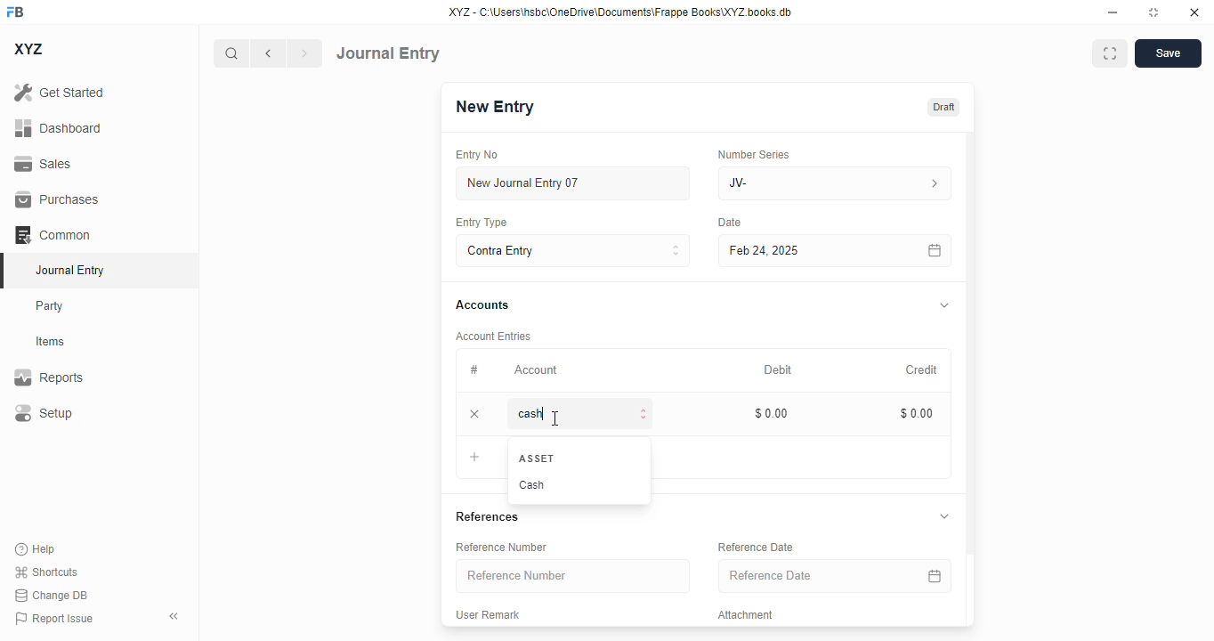 The width and height of the screenshot is (1214, 641). Describe the element at coordinates (536, 370) in the screenshot. I see `account` at that location.